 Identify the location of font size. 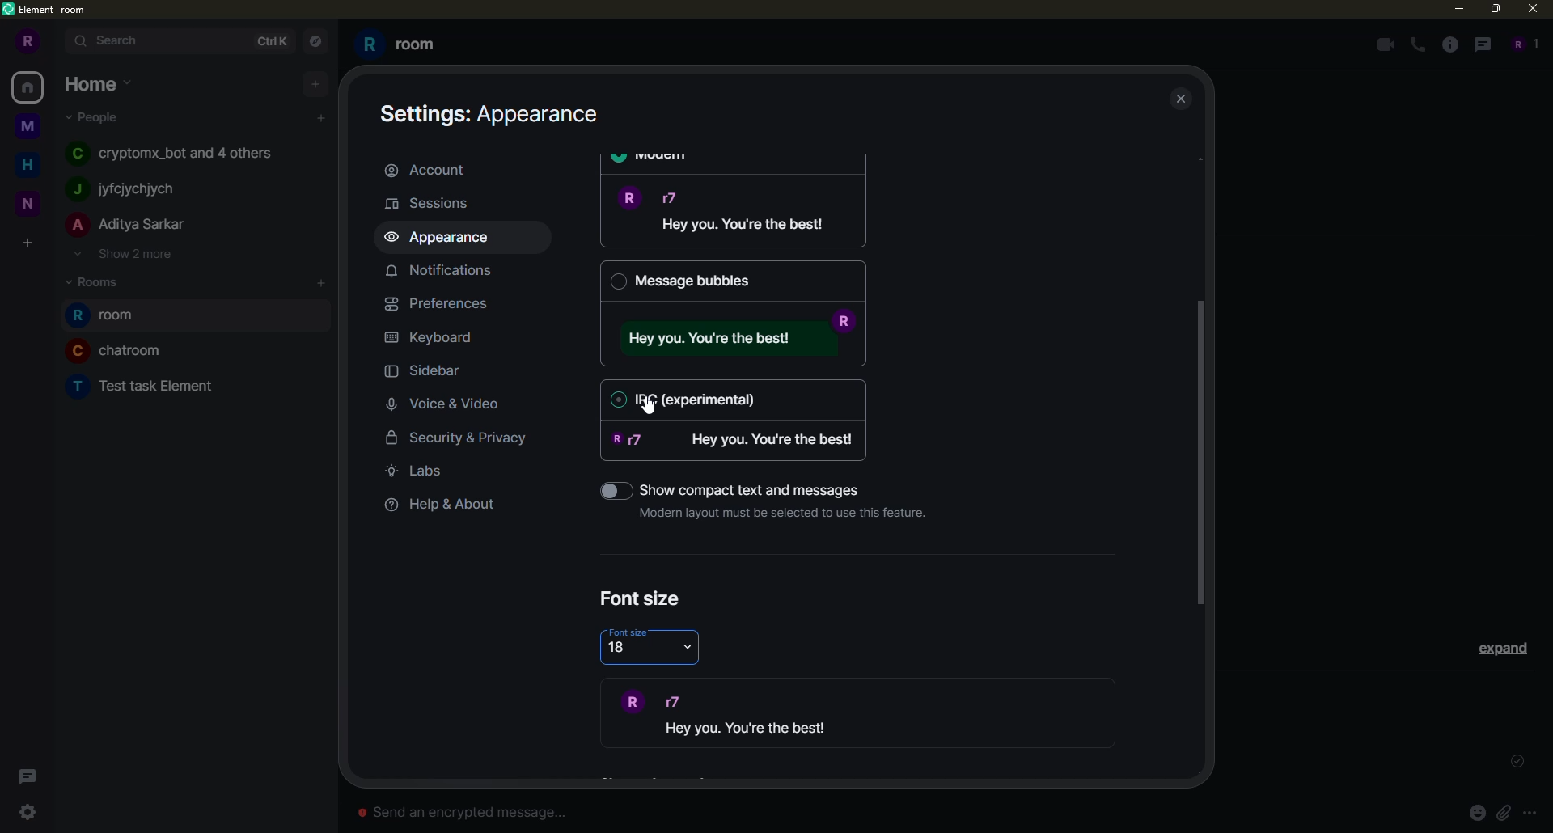
(637, 597).